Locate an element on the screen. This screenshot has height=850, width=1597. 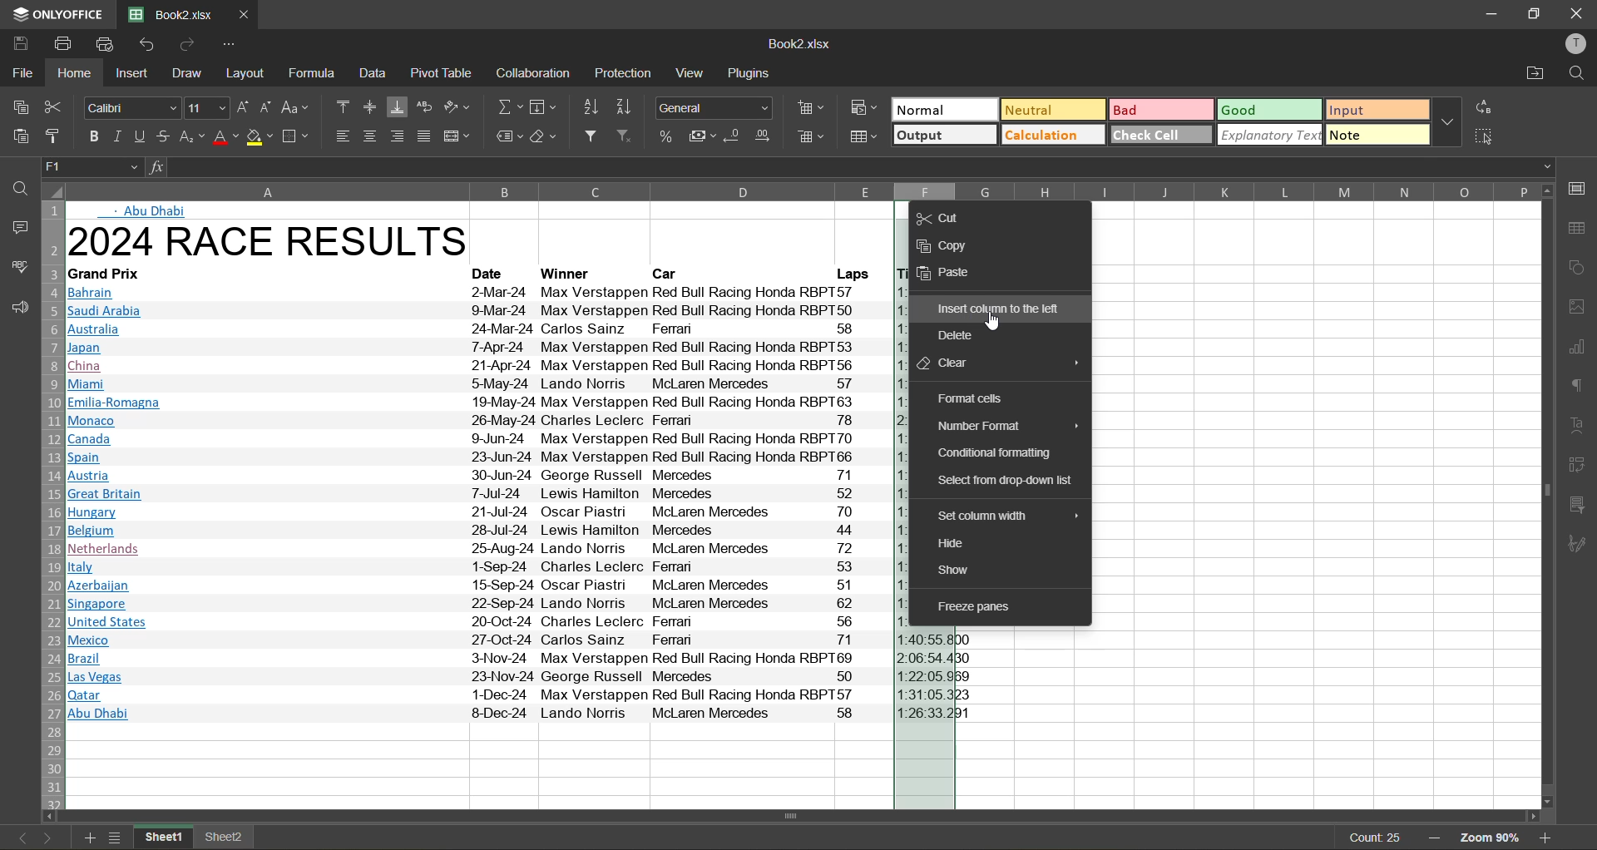
app name: only office is located at coordinates (52, 15).